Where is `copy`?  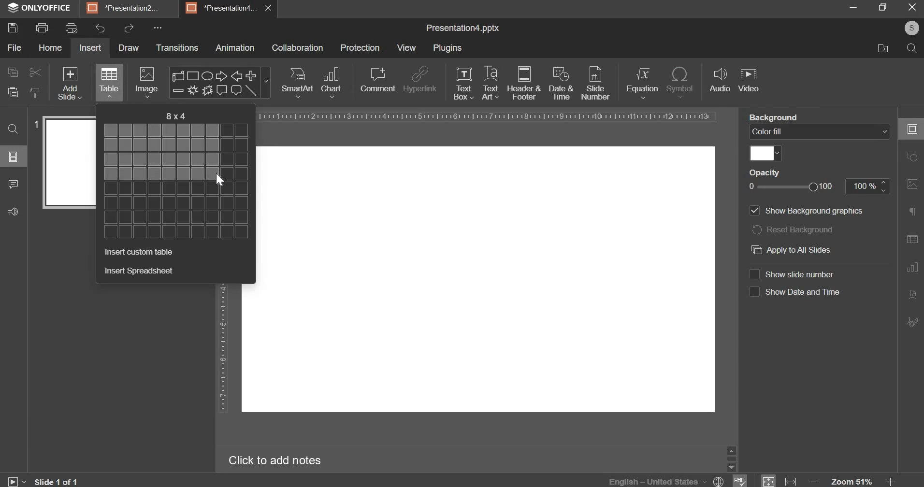 copy is located at coordinates (12, 73).